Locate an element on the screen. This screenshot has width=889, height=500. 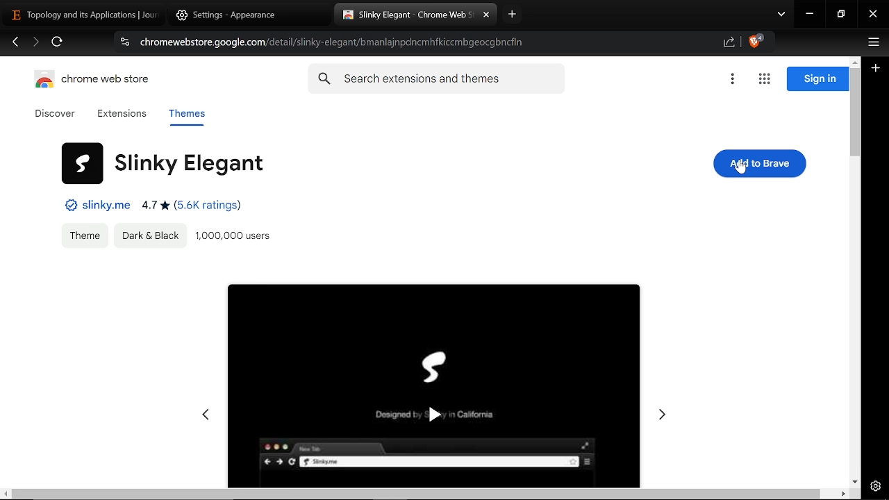
Discover is located at coordinates (57, 114).